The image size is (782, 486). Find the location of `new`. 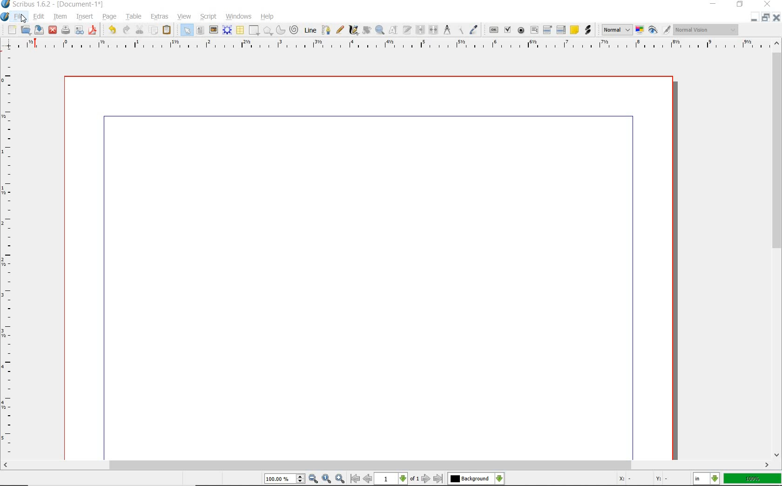

new is located at coordinates (12, 30).